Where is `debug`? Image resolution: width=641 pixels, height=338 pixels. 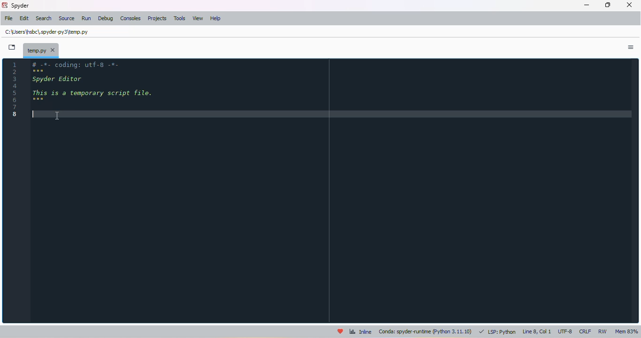
debug is located at coordinates (106, 18).